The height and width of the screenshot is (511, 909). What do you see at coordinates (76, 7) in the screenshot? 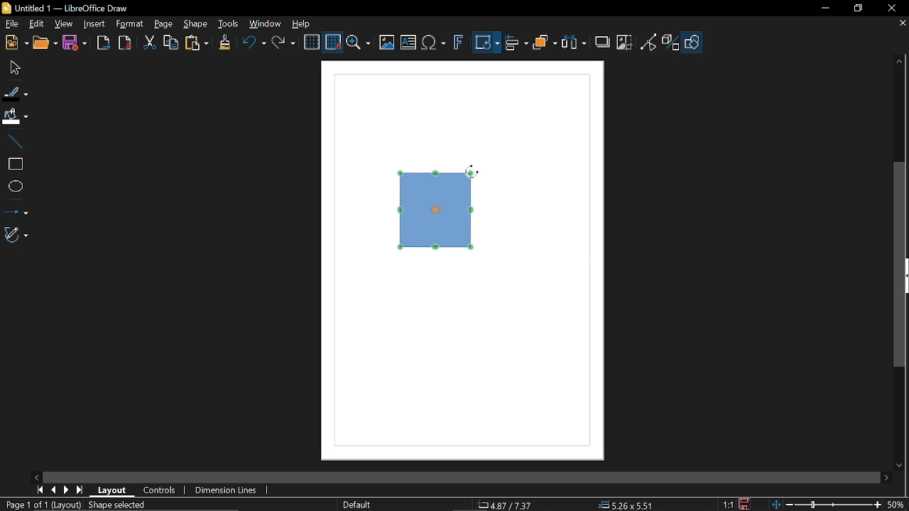
I see `Untitled 1 -- LibreOffice Draw` at bounding box center [76, 7].